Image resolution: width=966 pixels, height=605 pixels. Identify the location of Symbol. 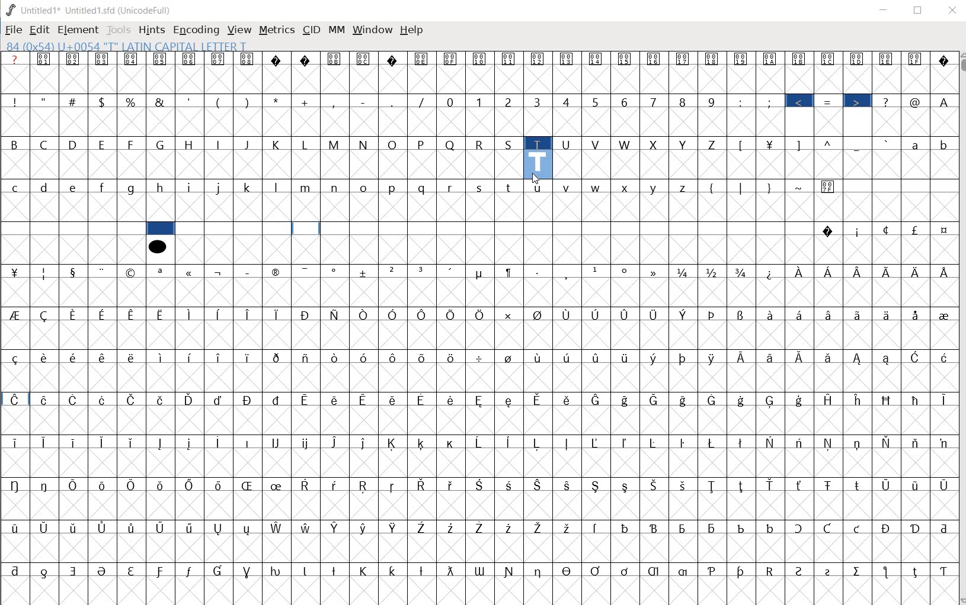
(249, 60).